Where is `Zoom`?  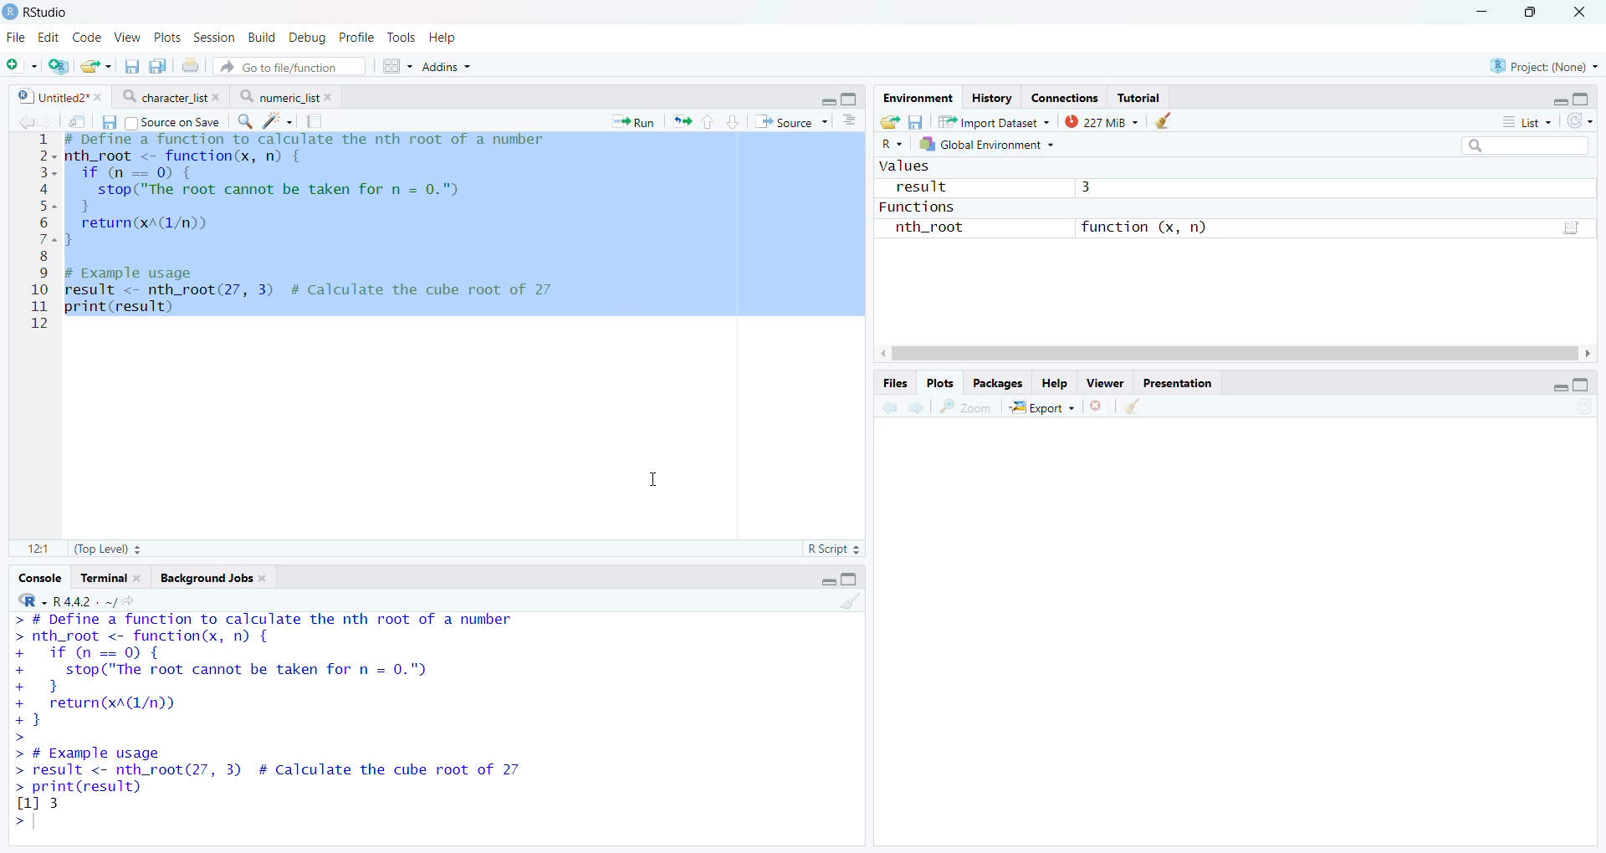 Zoom is located at coordinates (969, 406).